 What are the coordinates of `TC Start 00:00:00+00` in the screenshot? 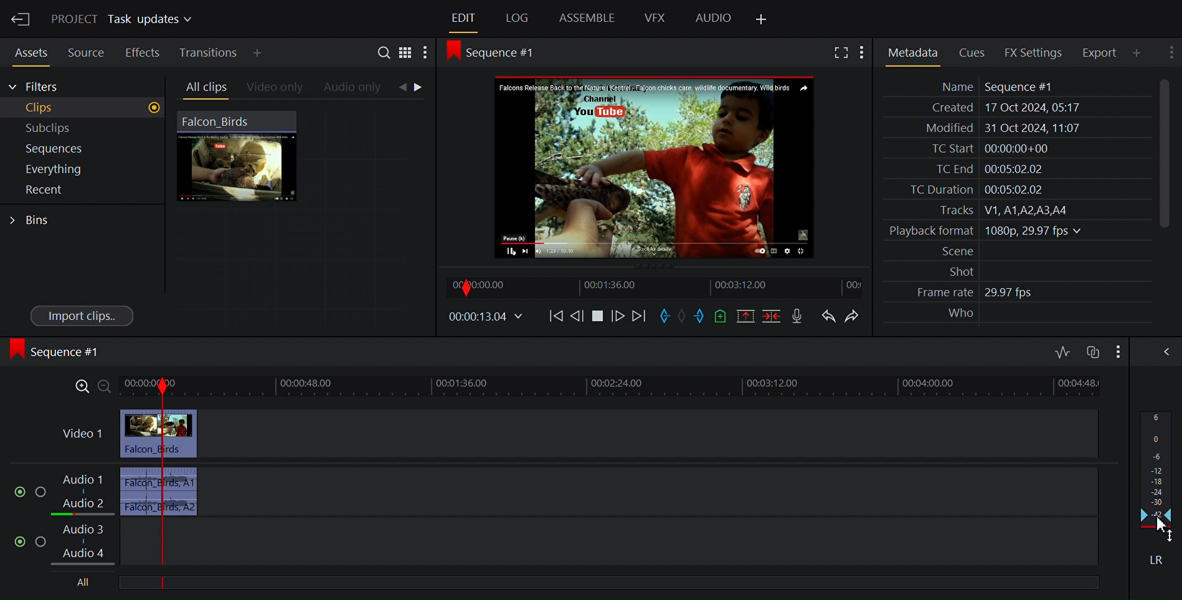 It's located at (986, 148).